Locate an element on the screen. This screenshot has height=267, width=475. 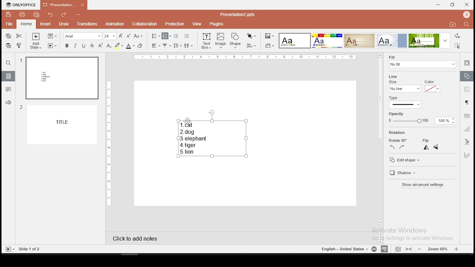
change case is located at coordinates (138, 36).